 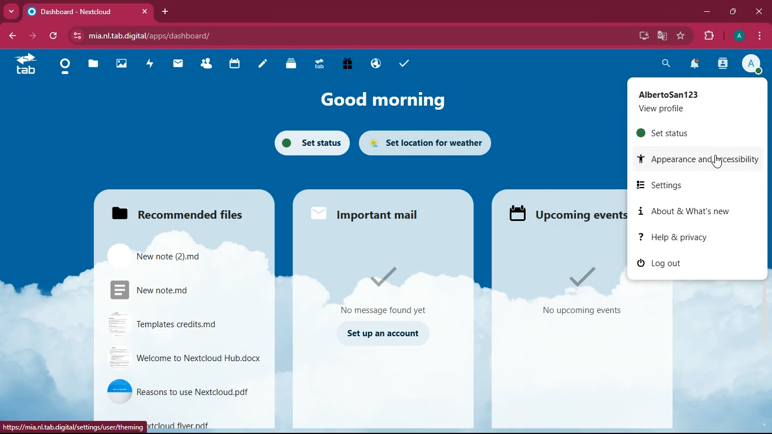 What do you see at coordinates (428, 142) in the screenshot?
I see `set location` at bounding box center [428, 142].